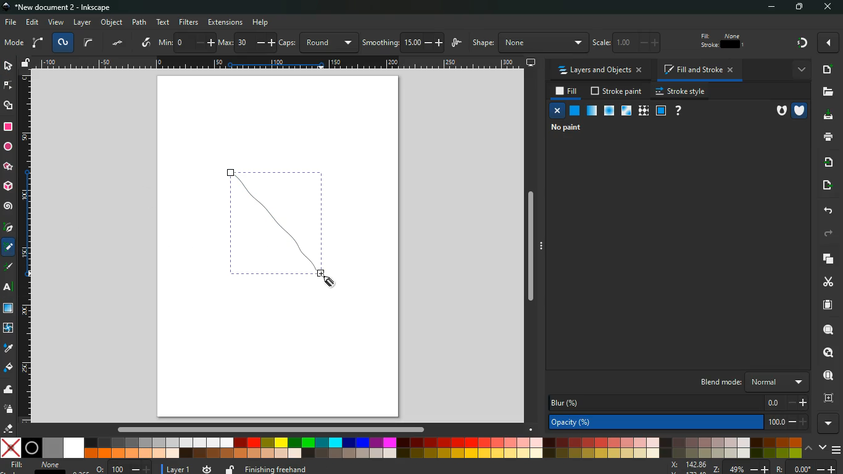 This screenshot has width=843, height=474. I want to click on , so click(7, 288).